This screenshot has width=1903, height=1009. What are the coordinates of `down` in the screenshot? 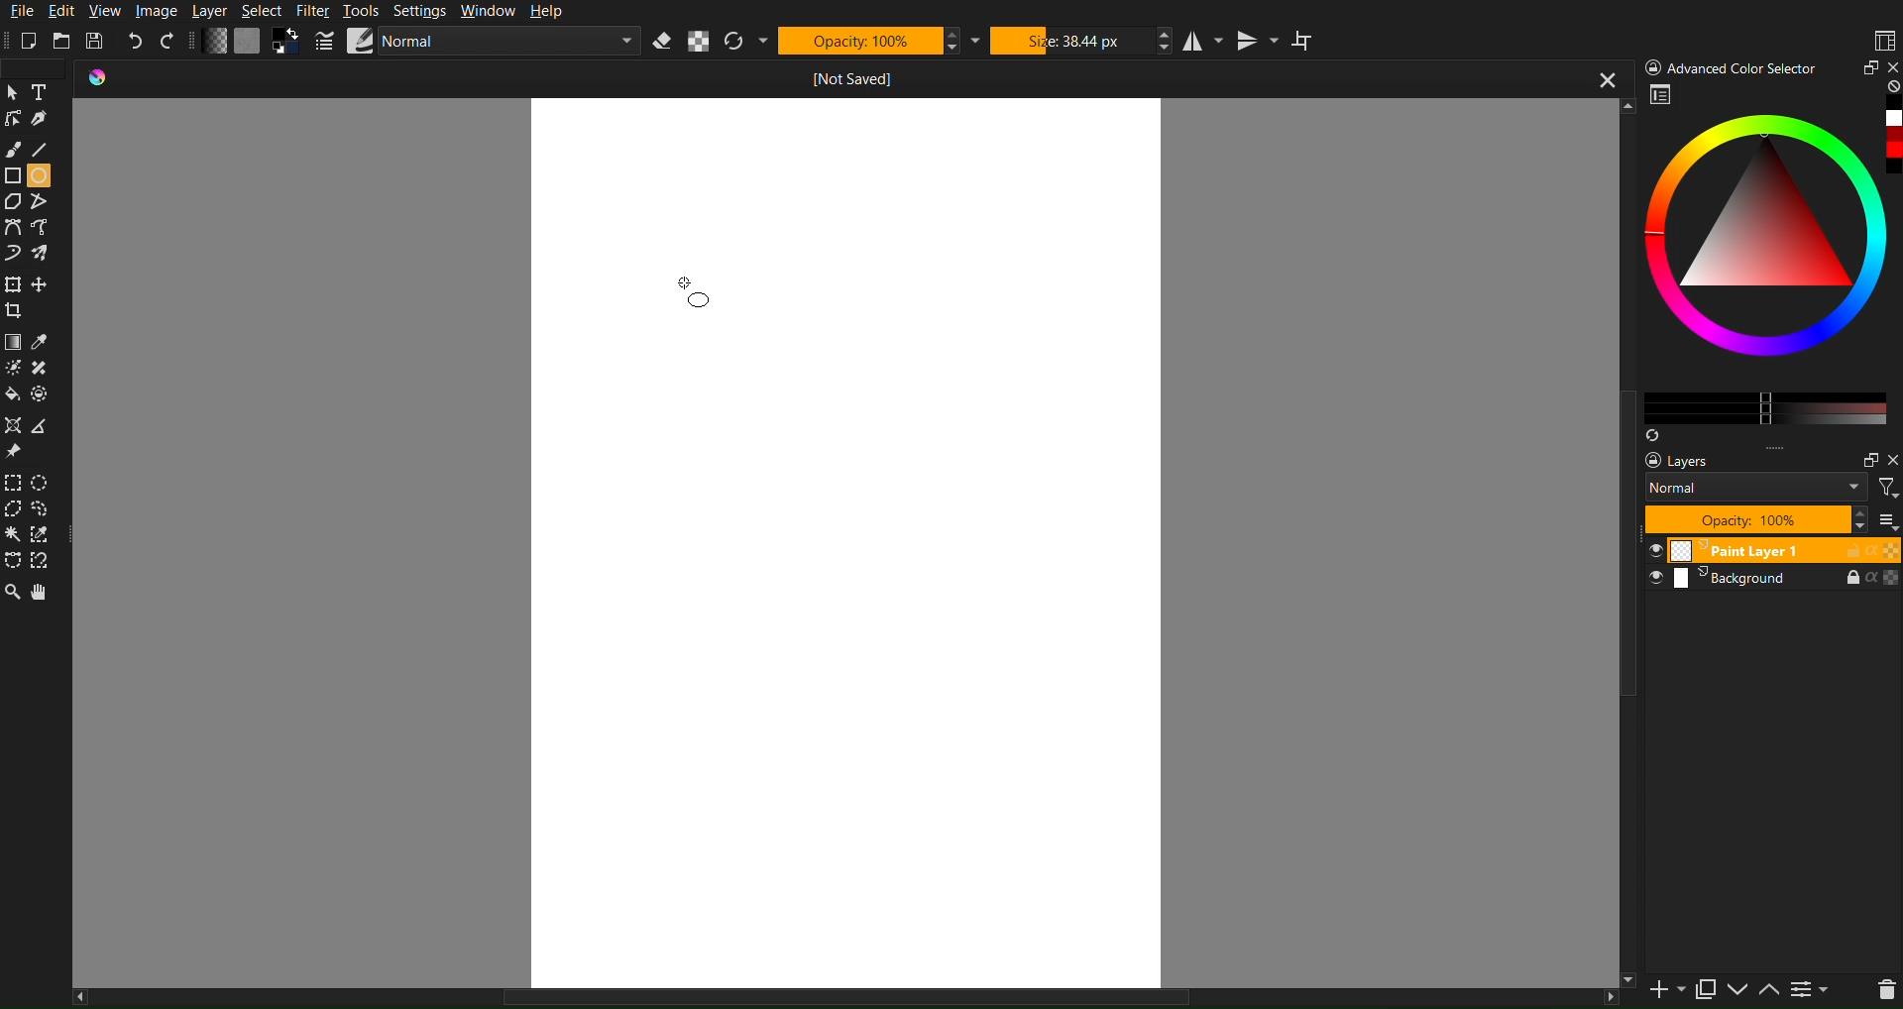 It's located at (1735, 992).